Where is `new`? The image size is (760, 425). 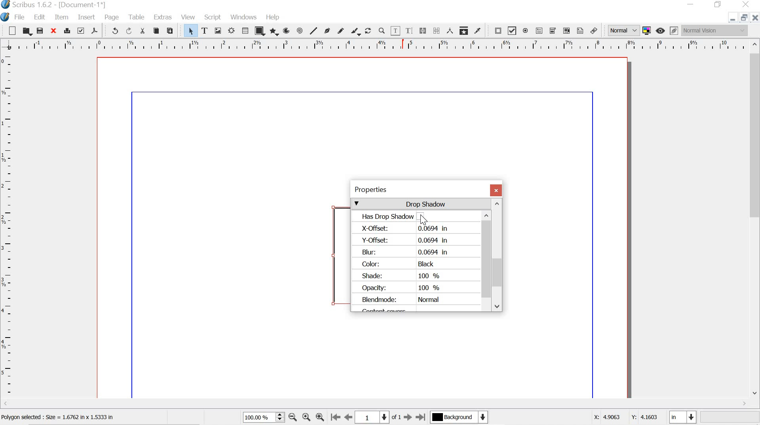
new is located at coordinates (12, 30).